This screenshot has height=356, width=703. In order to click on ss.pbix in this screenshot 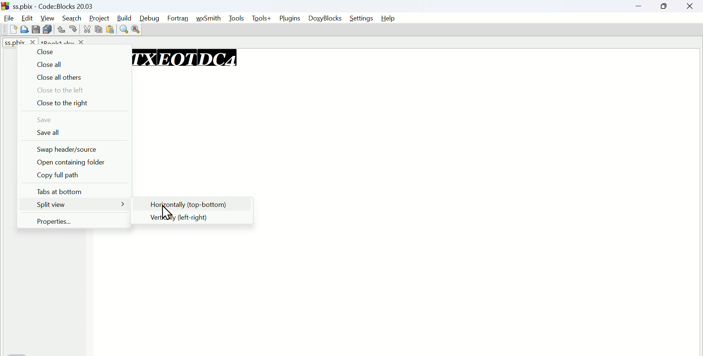, I will do `click(20, 41)`.